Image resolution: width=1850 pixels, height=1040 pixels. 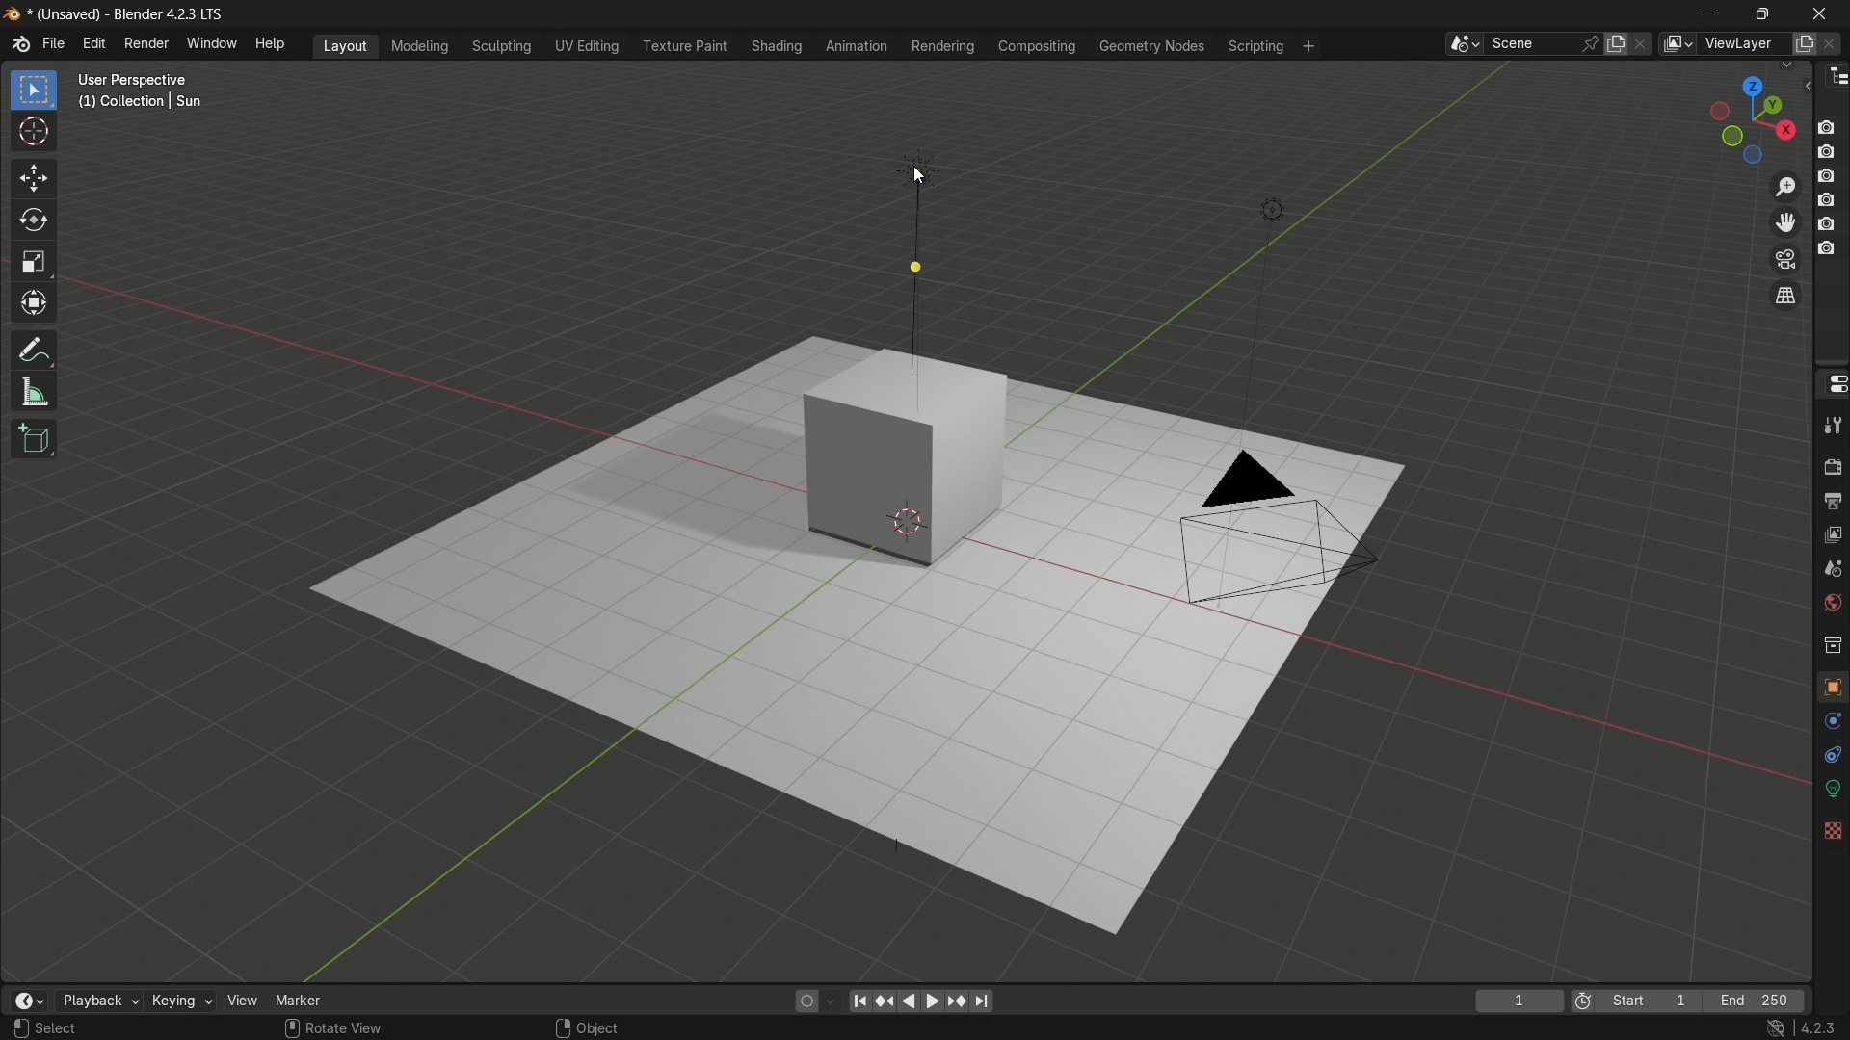 What do you see at coordinates (1804, 42) in the screenshot?
I see `add view layer` at bounding box center [1804, 42].